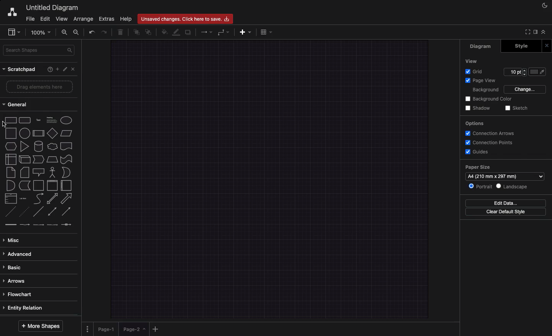  I want to click on Shadow, so click(479, 108).